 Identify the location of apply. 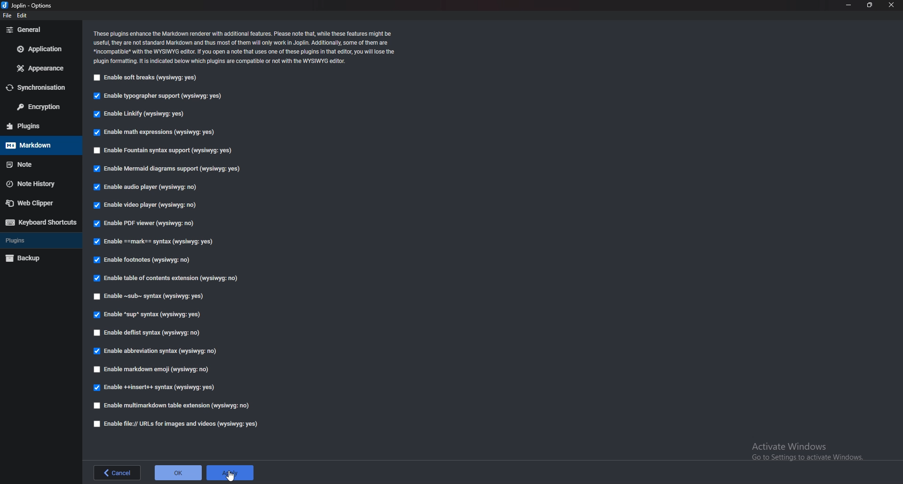
(232, 474).